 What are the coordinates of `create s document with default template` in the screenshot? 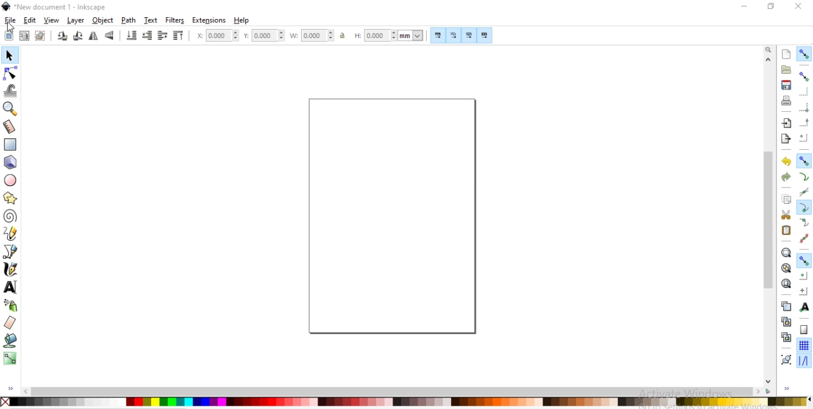 It's located at (787, 53).